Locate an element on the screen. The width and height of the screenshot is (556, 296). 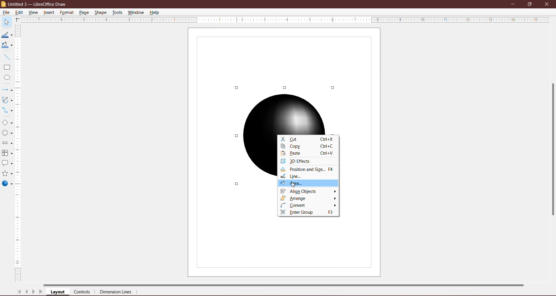
Window is located at coordinates (136, 12).